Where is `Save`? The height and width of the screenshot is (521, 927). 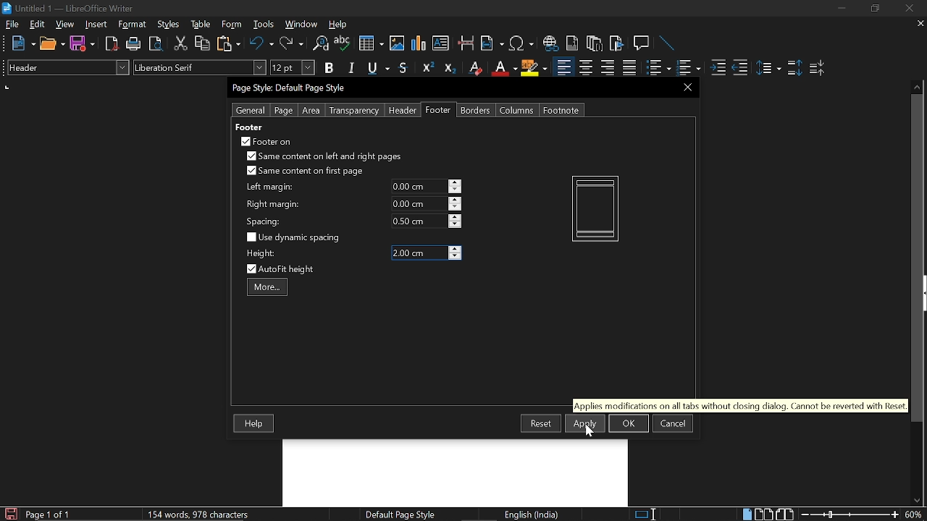
Save is located at coordinates (83, 44).